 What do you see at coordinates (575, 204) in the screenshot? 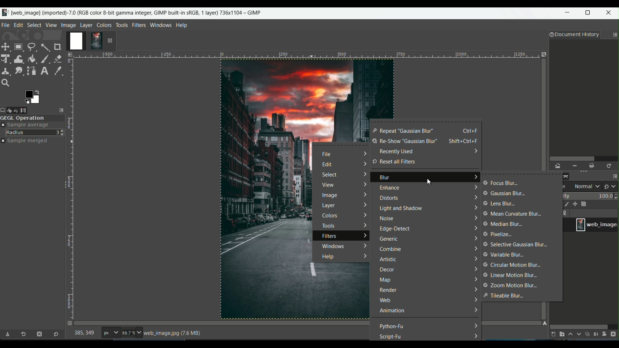
I see `lock size and position` at bounding box center [575, 204].